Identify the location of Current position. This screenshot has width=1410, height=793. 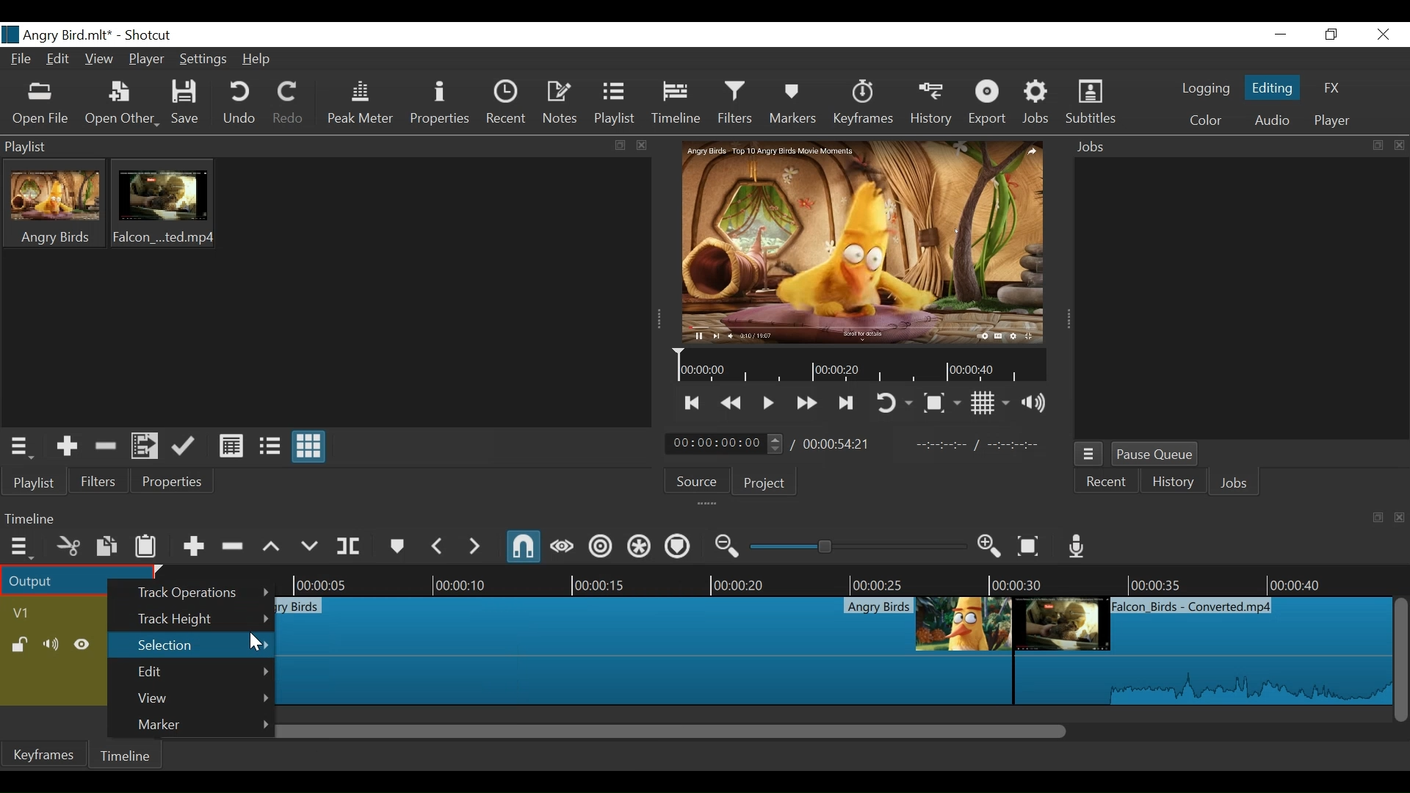
(723, 443).